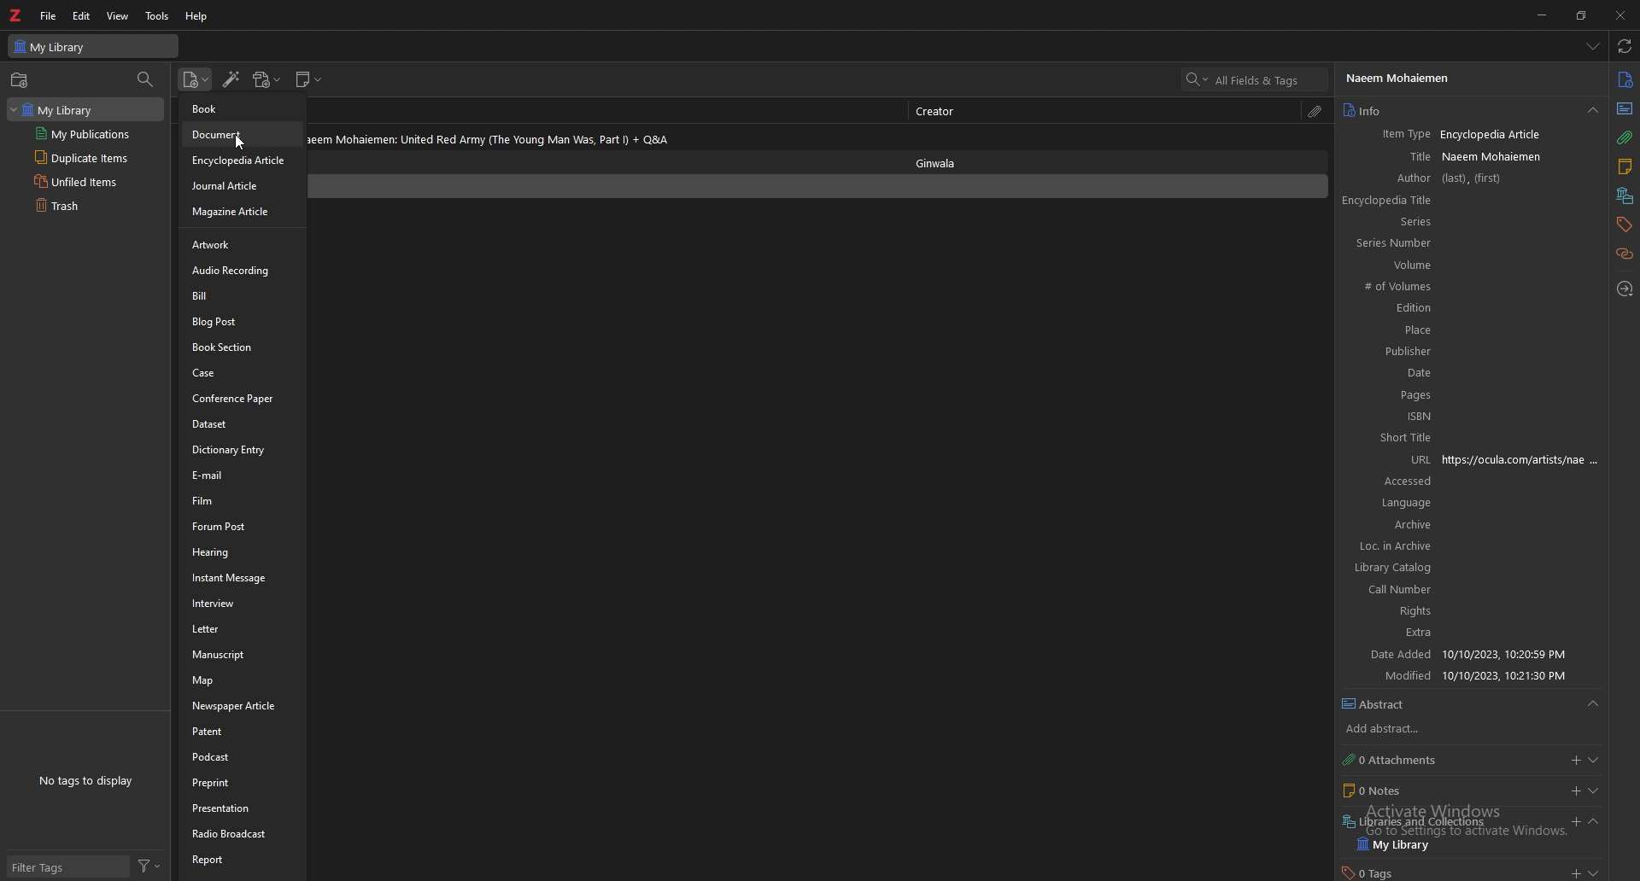 This screenshot has height=881, width=1640. Describe the element at coordinates (1388, 526) in the screenshot. I see `archive` at that location.